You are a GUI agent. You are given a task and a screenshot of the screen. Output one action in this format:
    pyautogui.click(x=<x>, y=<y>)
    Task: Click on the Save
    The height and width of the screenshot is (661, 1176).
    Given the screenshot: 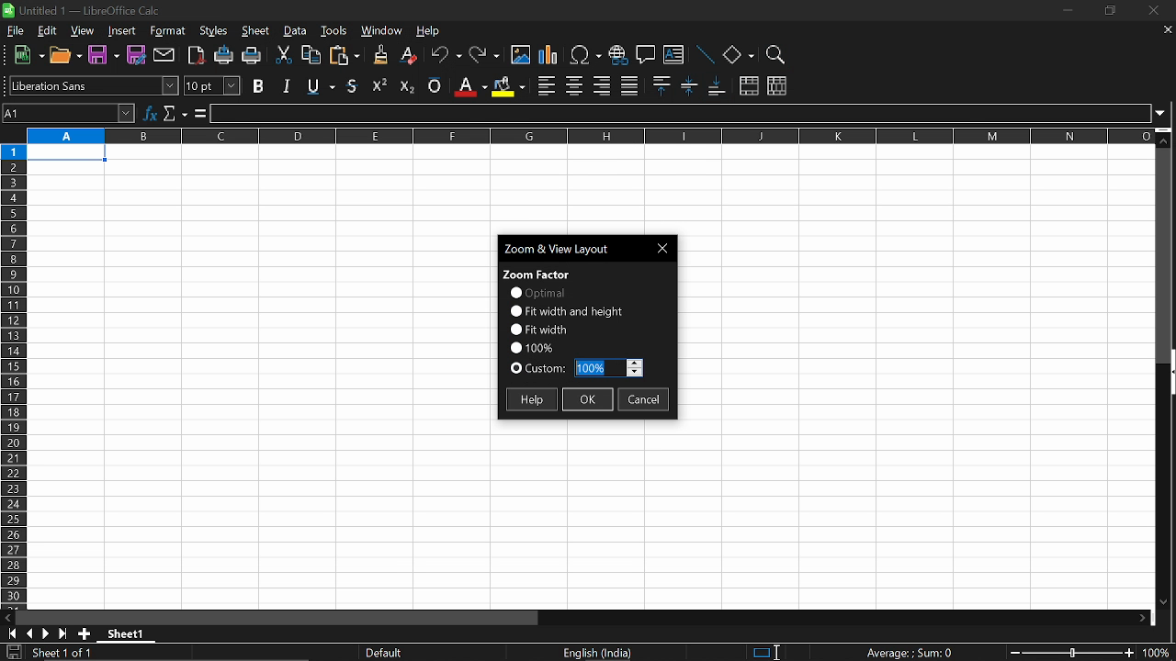 What is the action you would take?
    pyautogui.click(x=102, y=56)
    